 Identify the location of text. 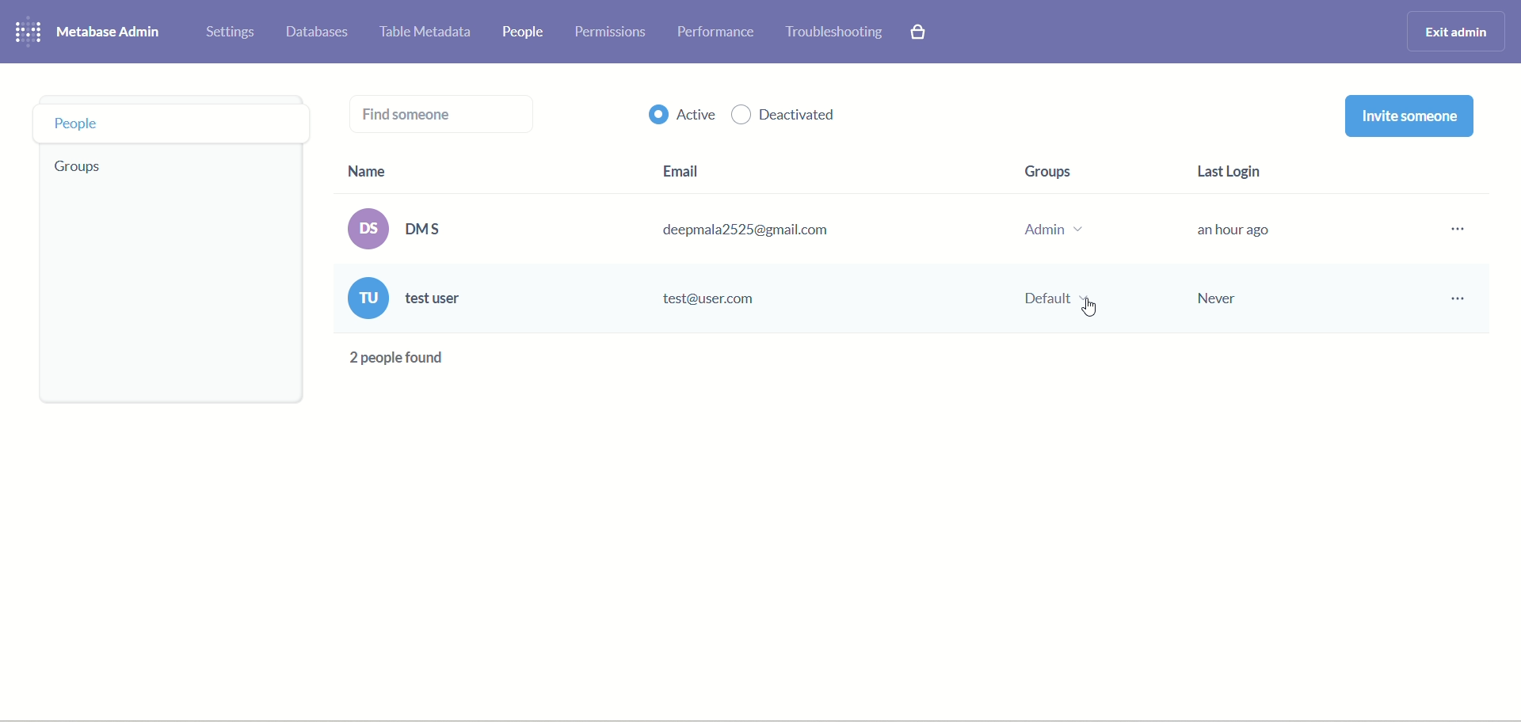
(406, 364).